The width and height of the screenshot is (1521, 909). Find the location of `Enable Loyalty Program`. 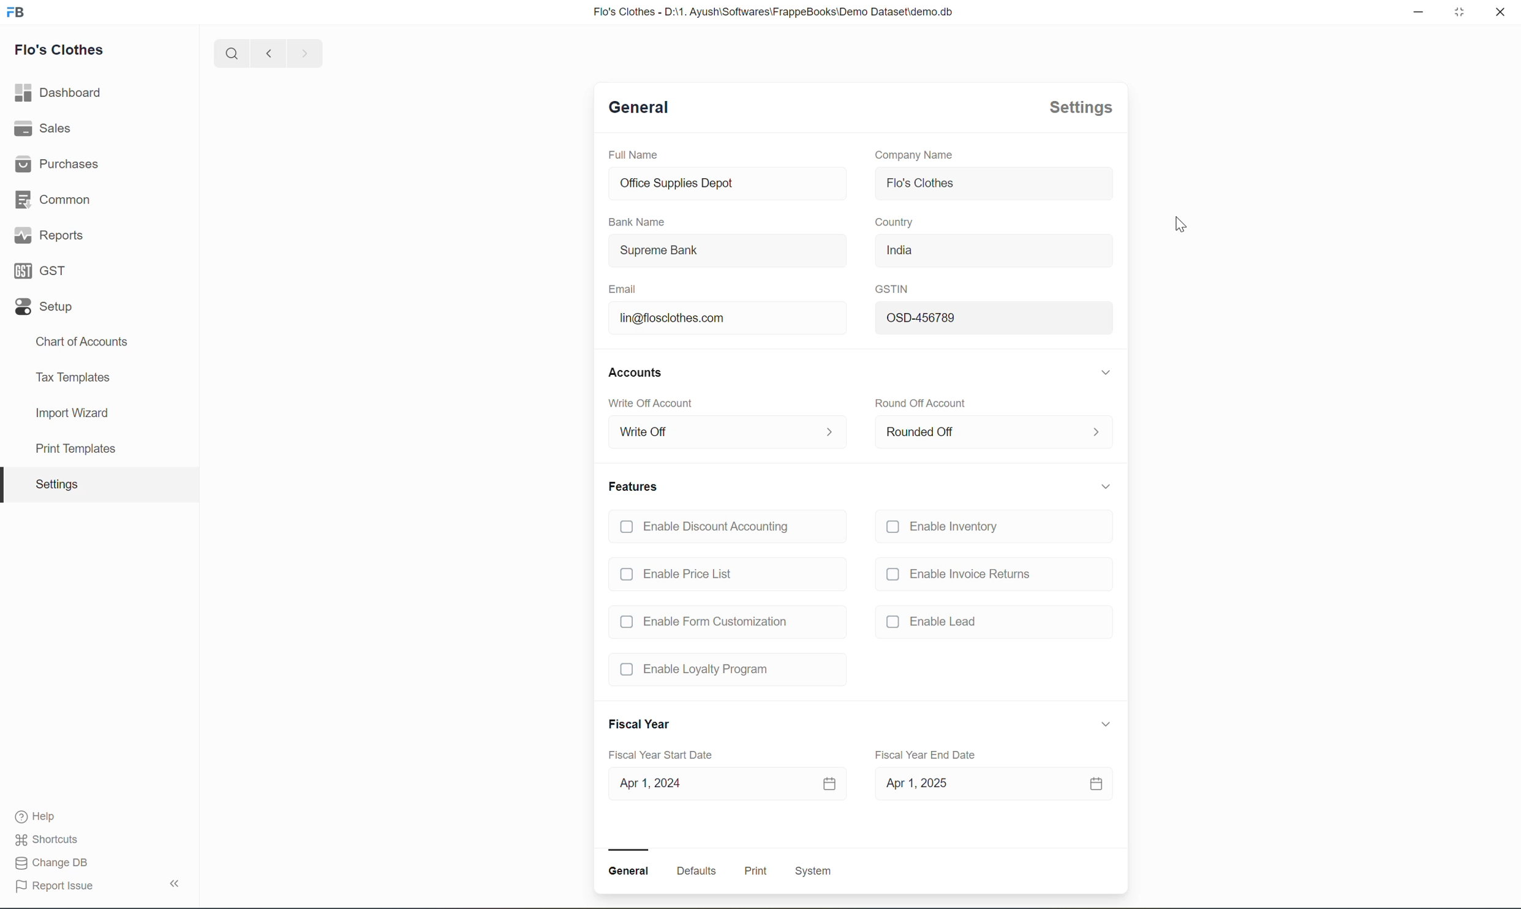

Enable Loyalty Program is located at coordinates (696, 670).